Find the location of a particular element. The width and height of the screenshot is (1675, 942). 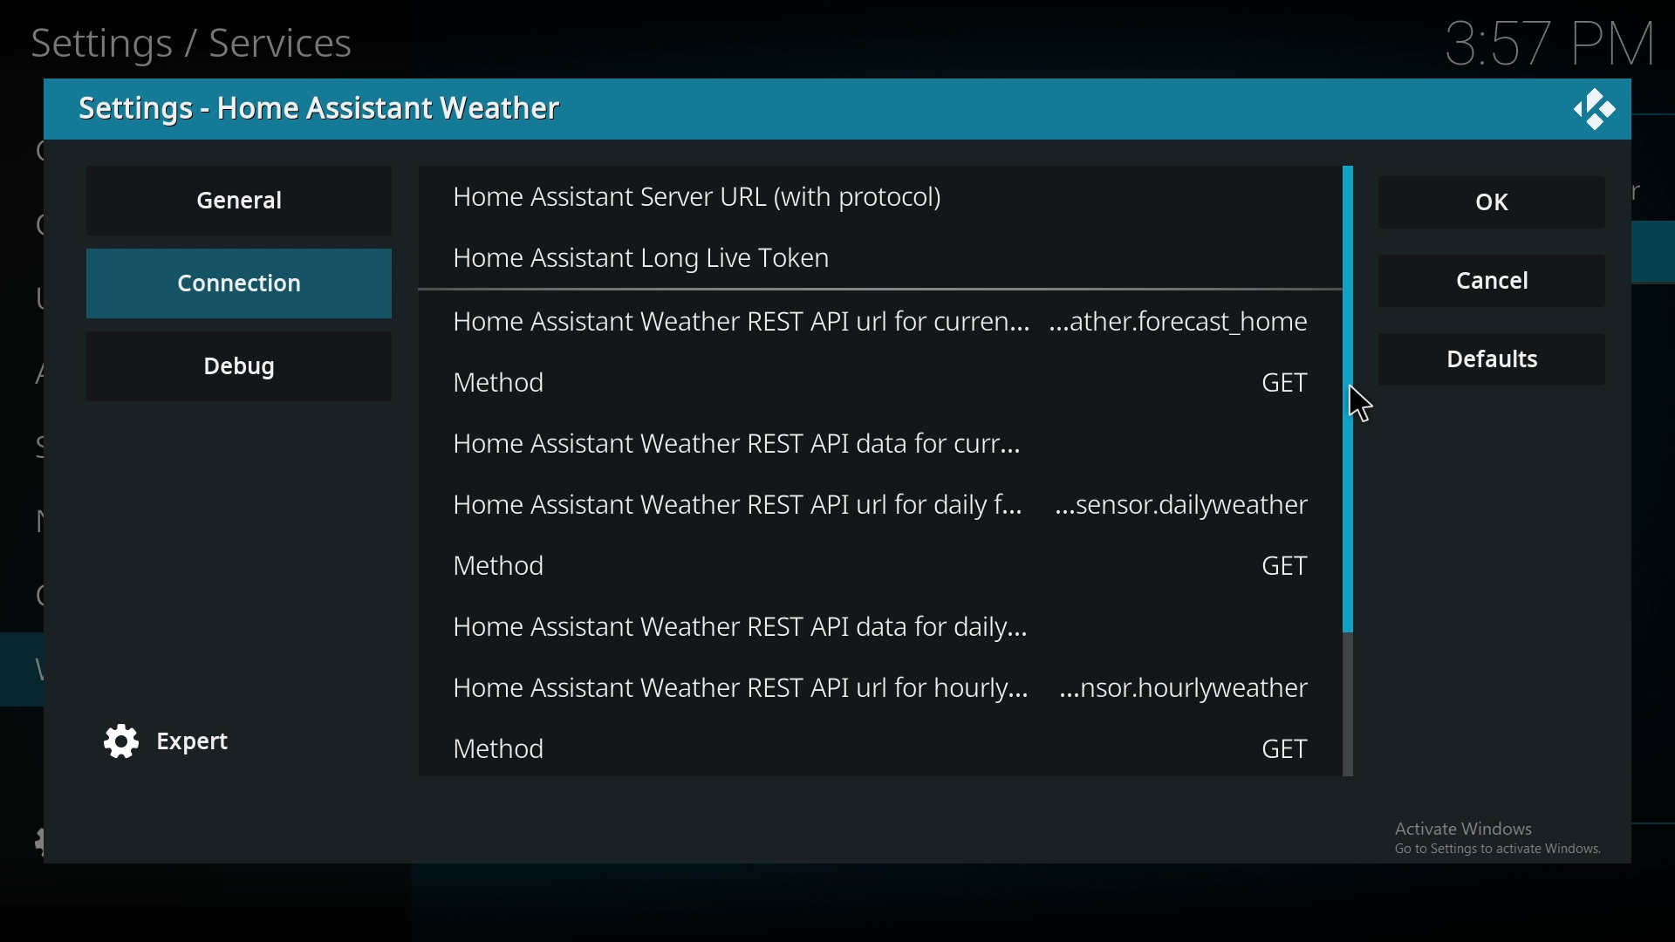

home assistant weather rest api url for curren.. is located at coordinates (882, 321).